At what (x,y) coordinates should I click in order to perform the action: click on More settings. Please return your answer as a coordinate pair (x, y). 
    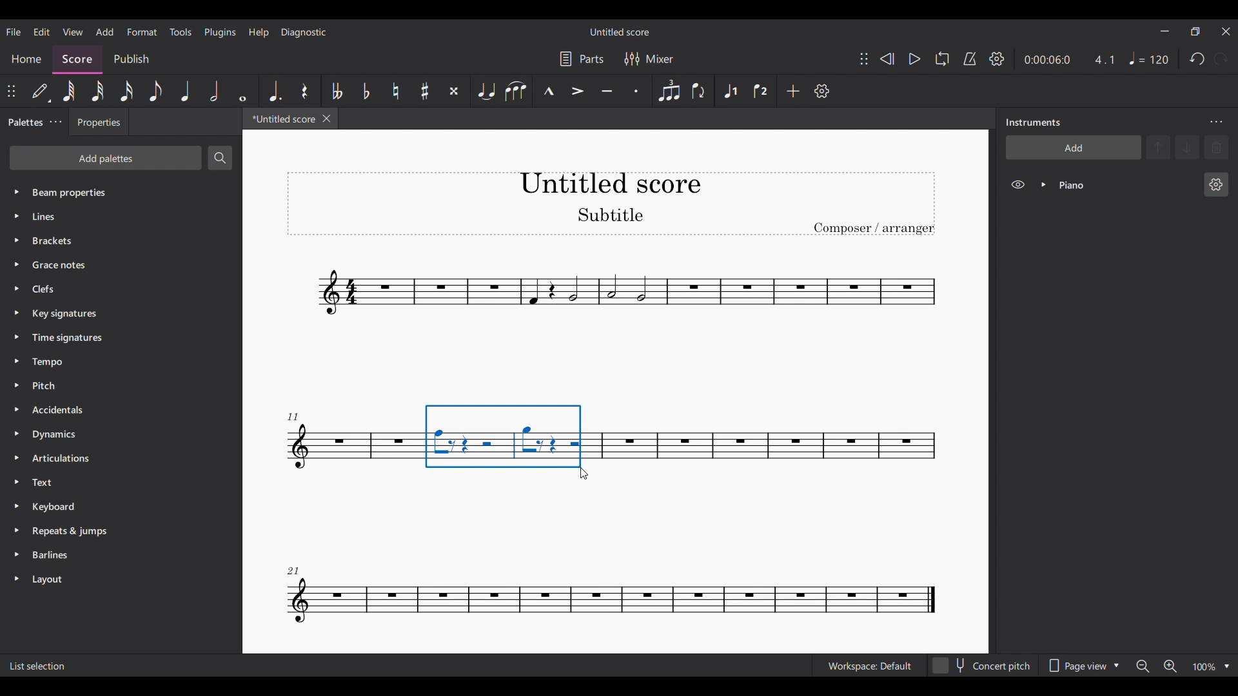
    Looking at the image, I should click on (55, 122).